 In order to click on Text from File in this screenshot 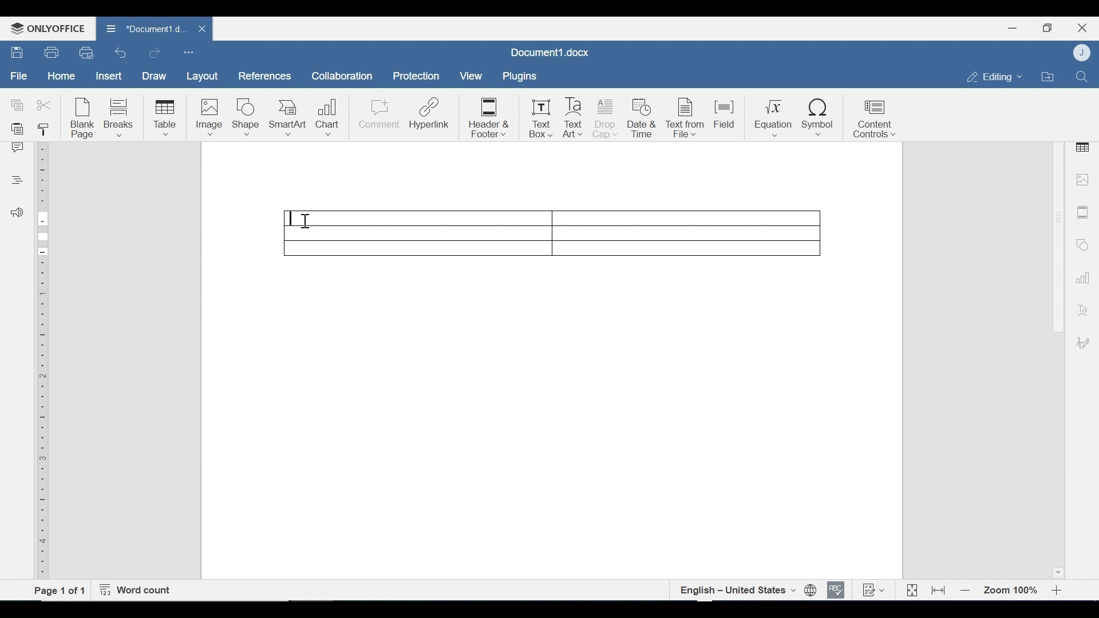, I will do `click(686, 118)`.